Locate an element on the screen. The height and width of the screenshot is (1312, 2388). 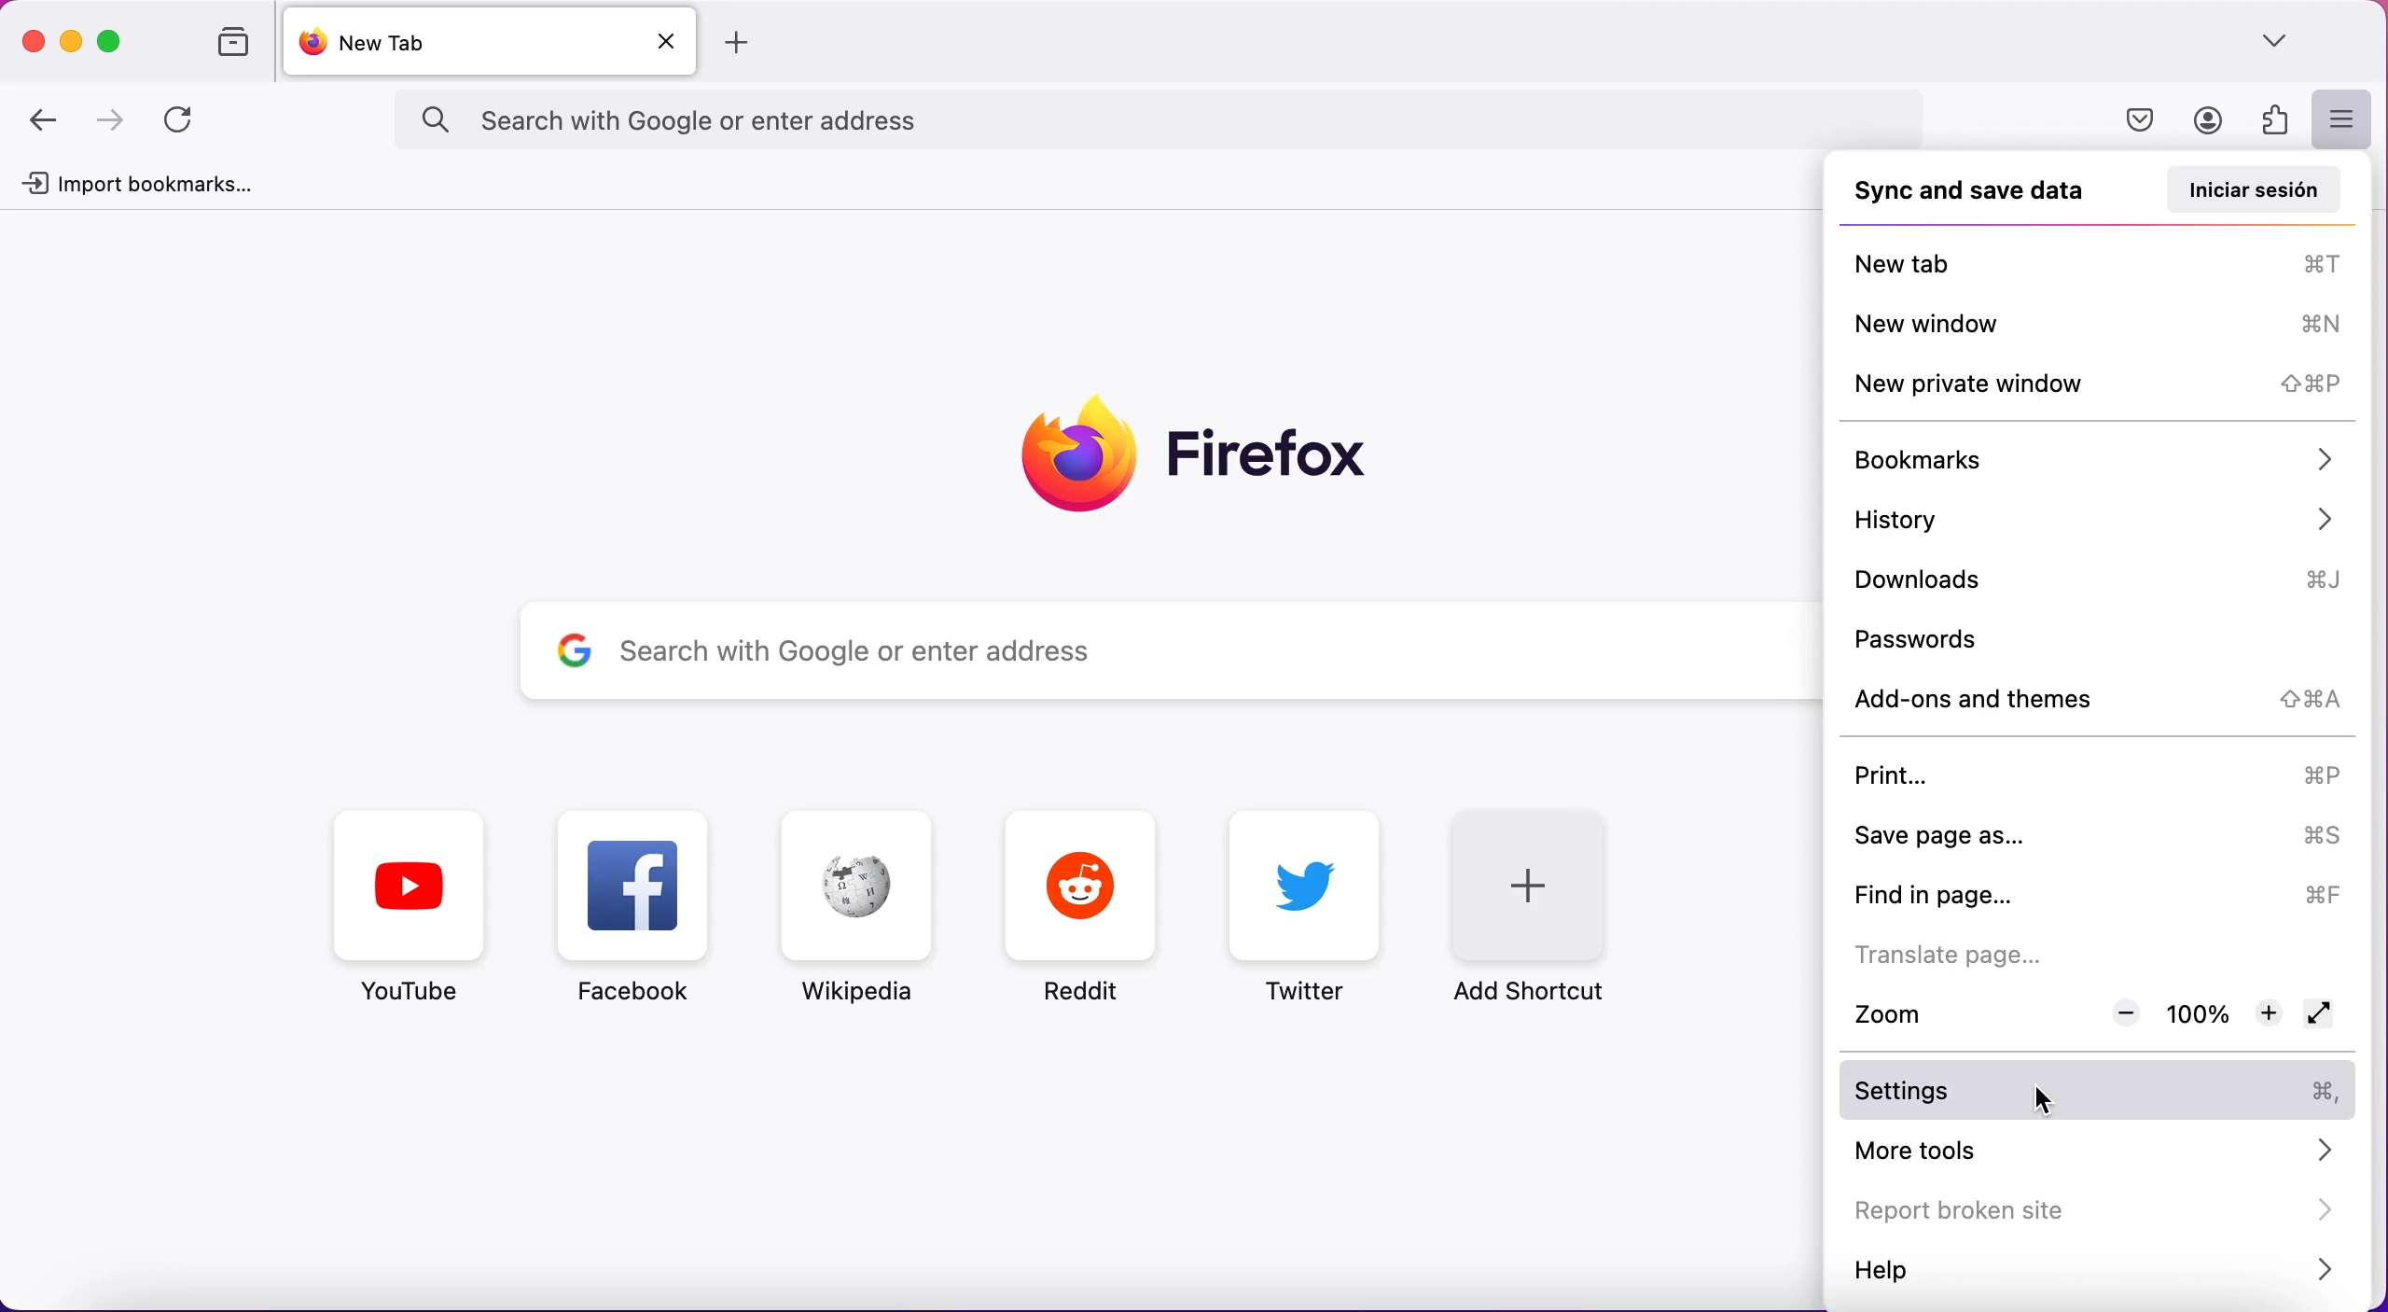
add new tab is located at coordinates (744, 44).